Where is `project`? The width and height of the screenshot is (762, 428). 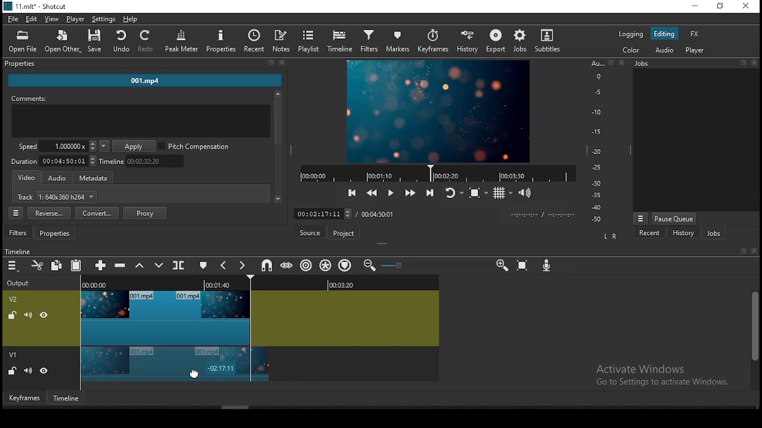
project is located at coordinates (345, 233).